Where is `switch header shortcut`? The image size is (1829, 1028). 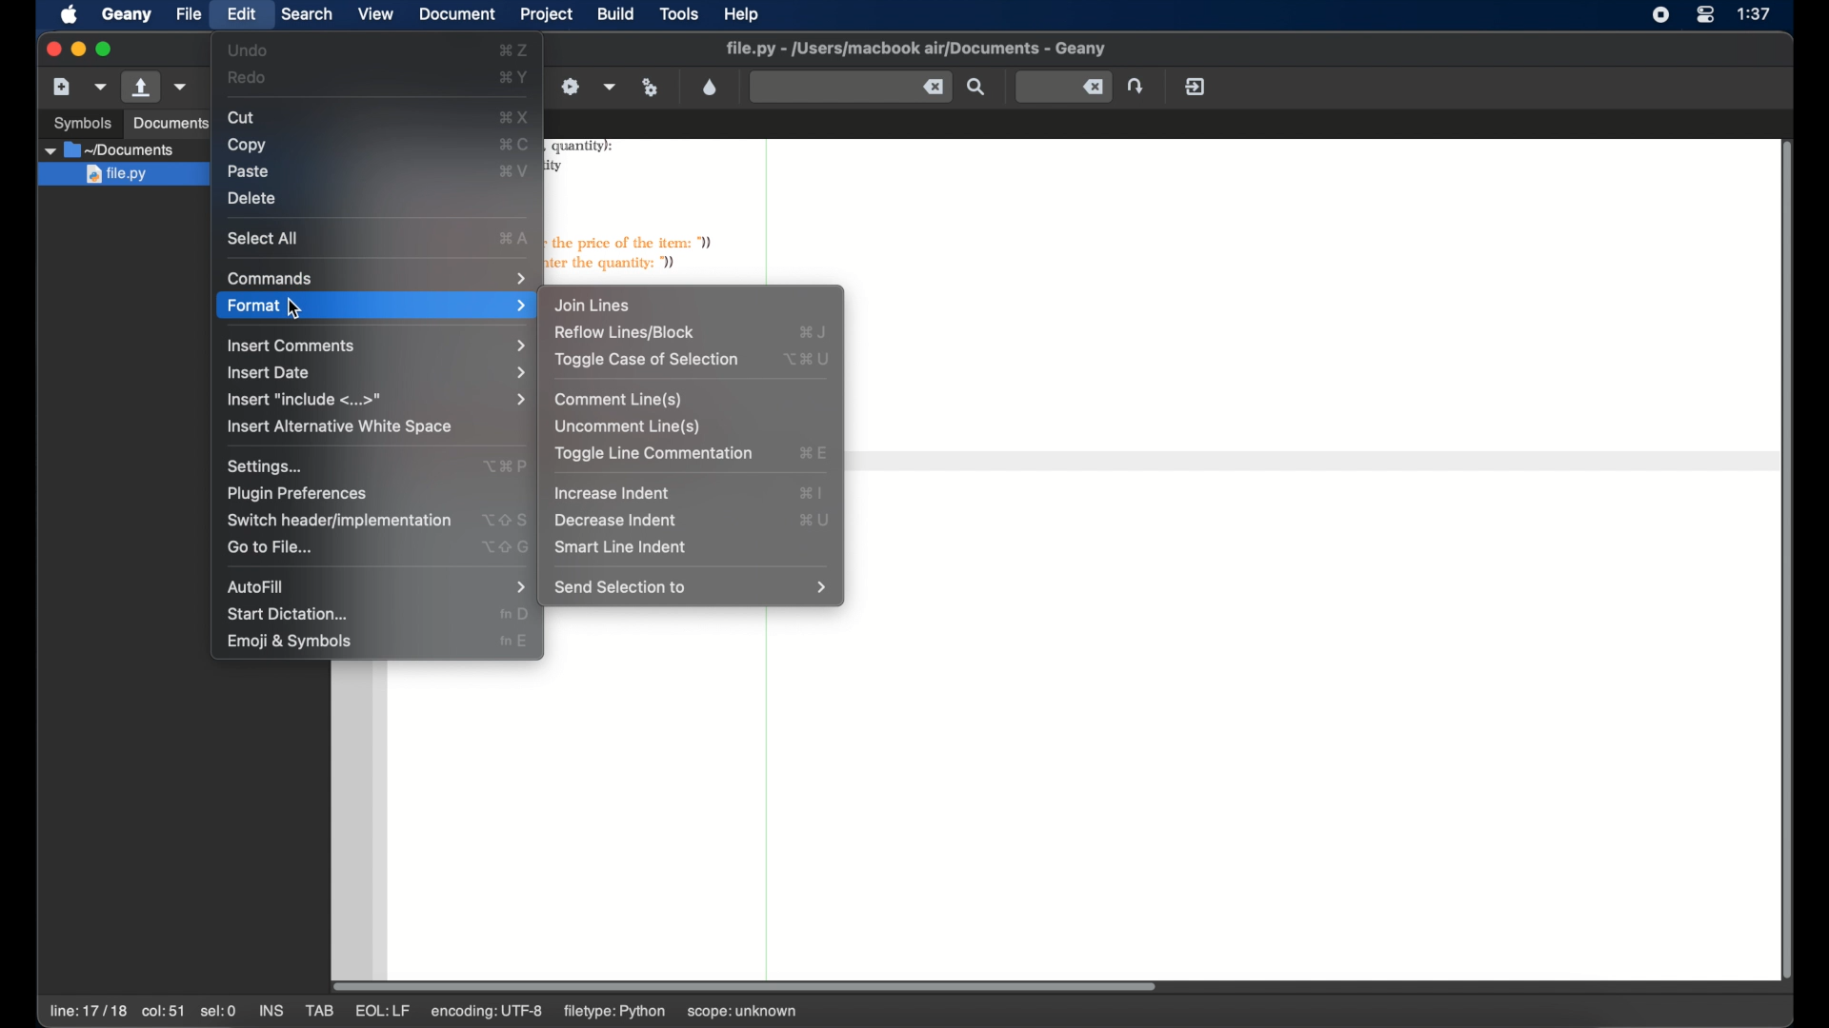 switch header shortcut is located at coordinates (505, 520).